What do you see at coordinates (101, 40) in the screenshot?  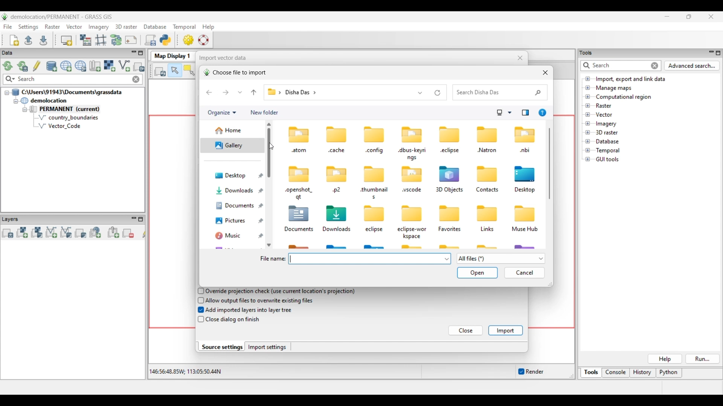 I see `Georectifier` at bounding box center [101, 40].